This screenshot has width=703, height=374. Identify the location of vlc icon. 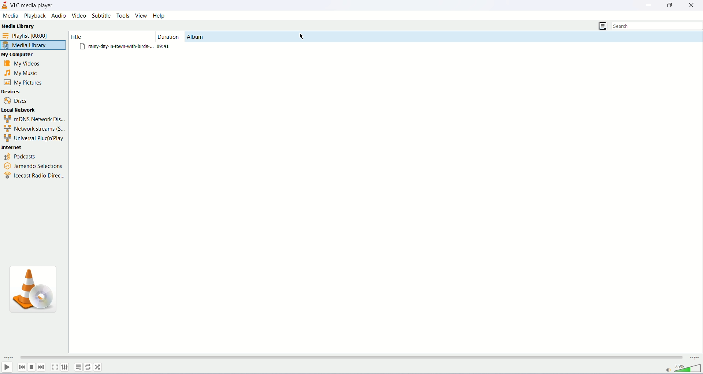
(36, 288).